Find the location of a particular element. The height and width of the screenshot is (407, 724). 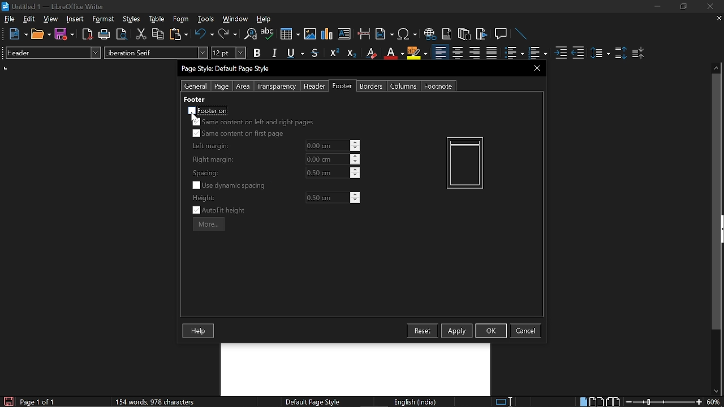

view is located at coordinates (51, 19).